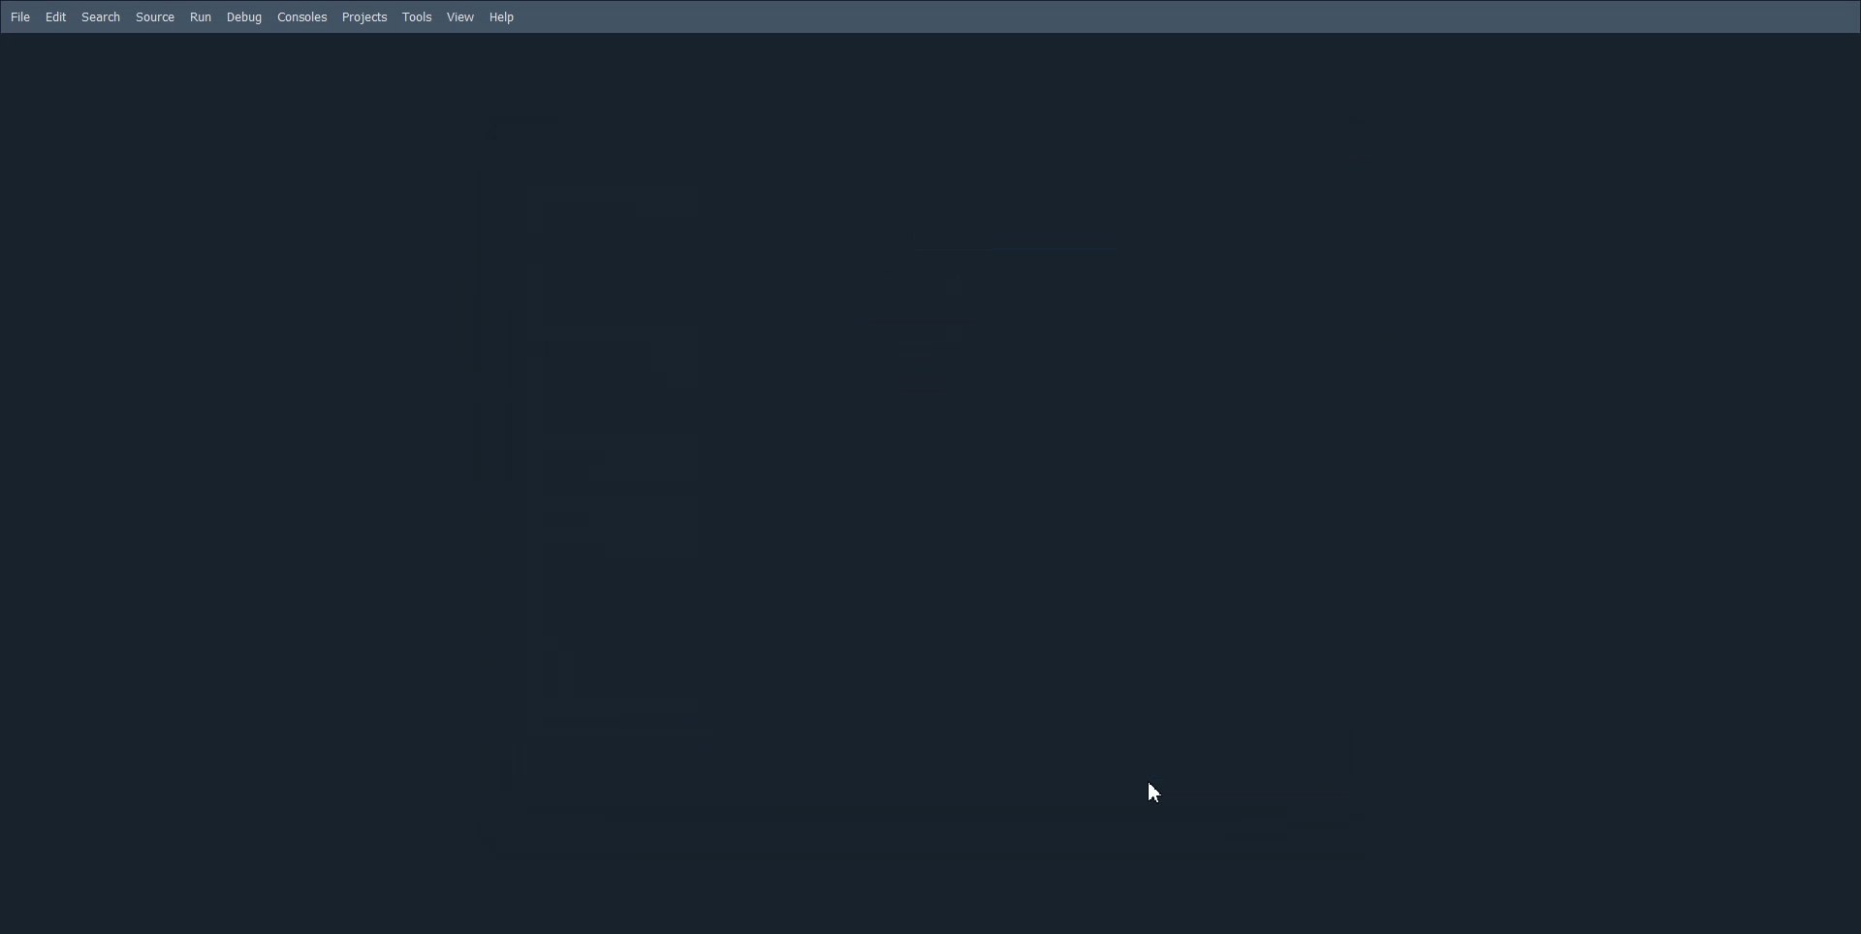 The height and width of the screenshot is (934, 1861). I want to click on Run, so click(201, 17).